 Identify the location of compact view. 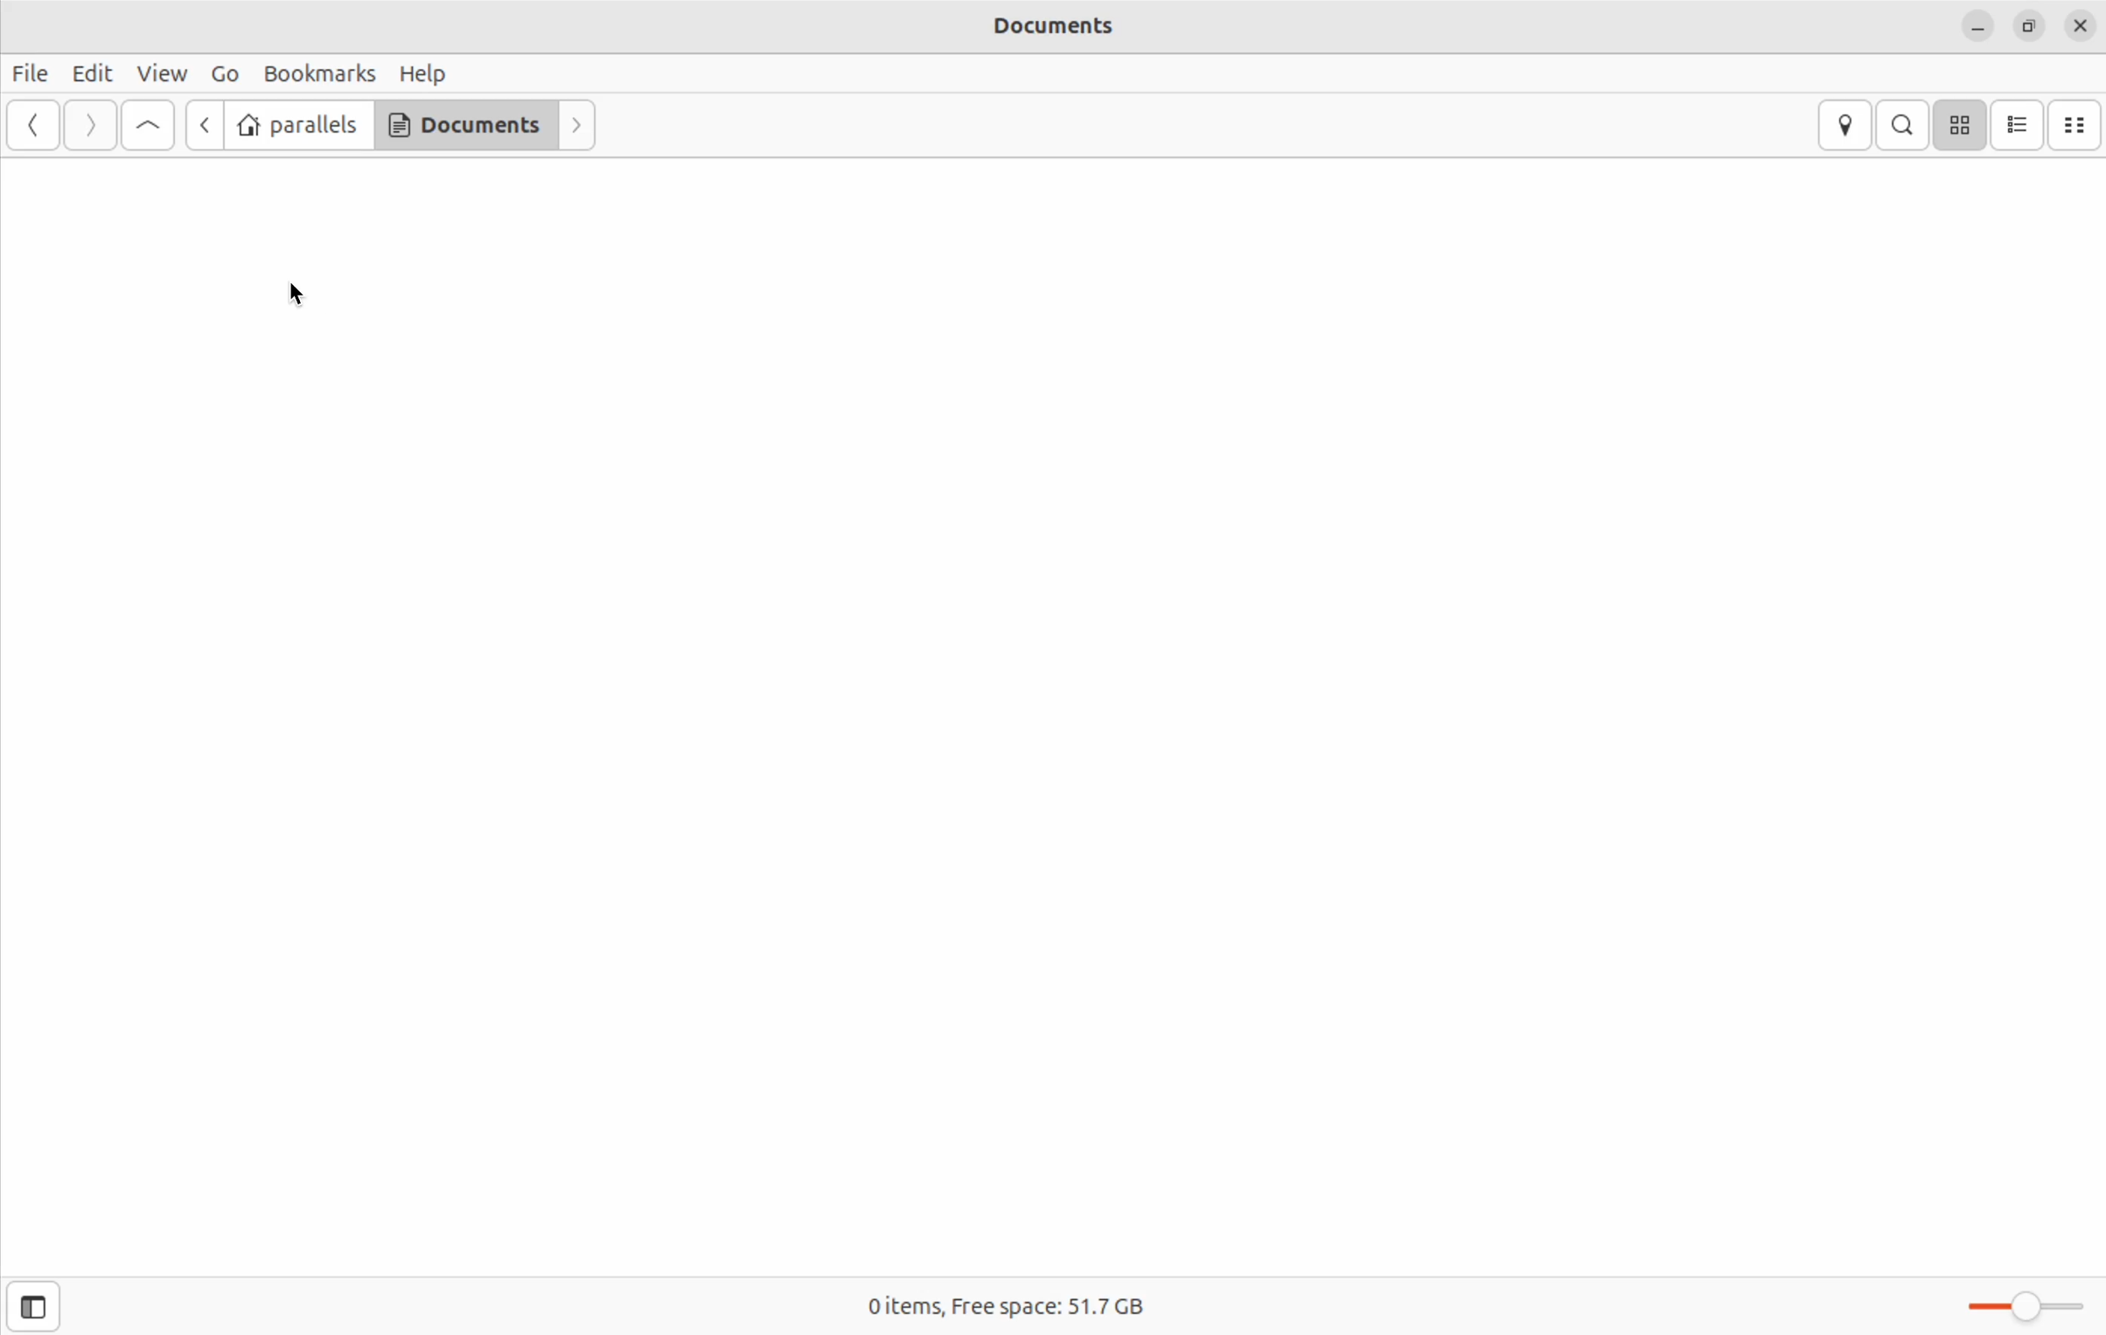
(2080, 123).